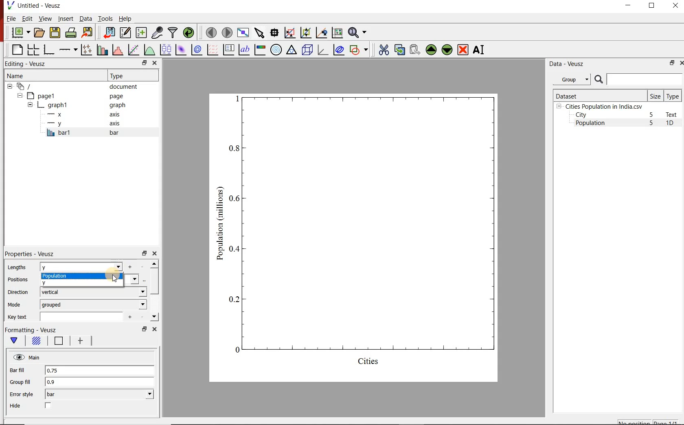 Image resolution: width=684 pixels, height=425 pixels. Describe the element at coordinates (101, 50) in the screenshot. I see `plot bar charts` at that location.